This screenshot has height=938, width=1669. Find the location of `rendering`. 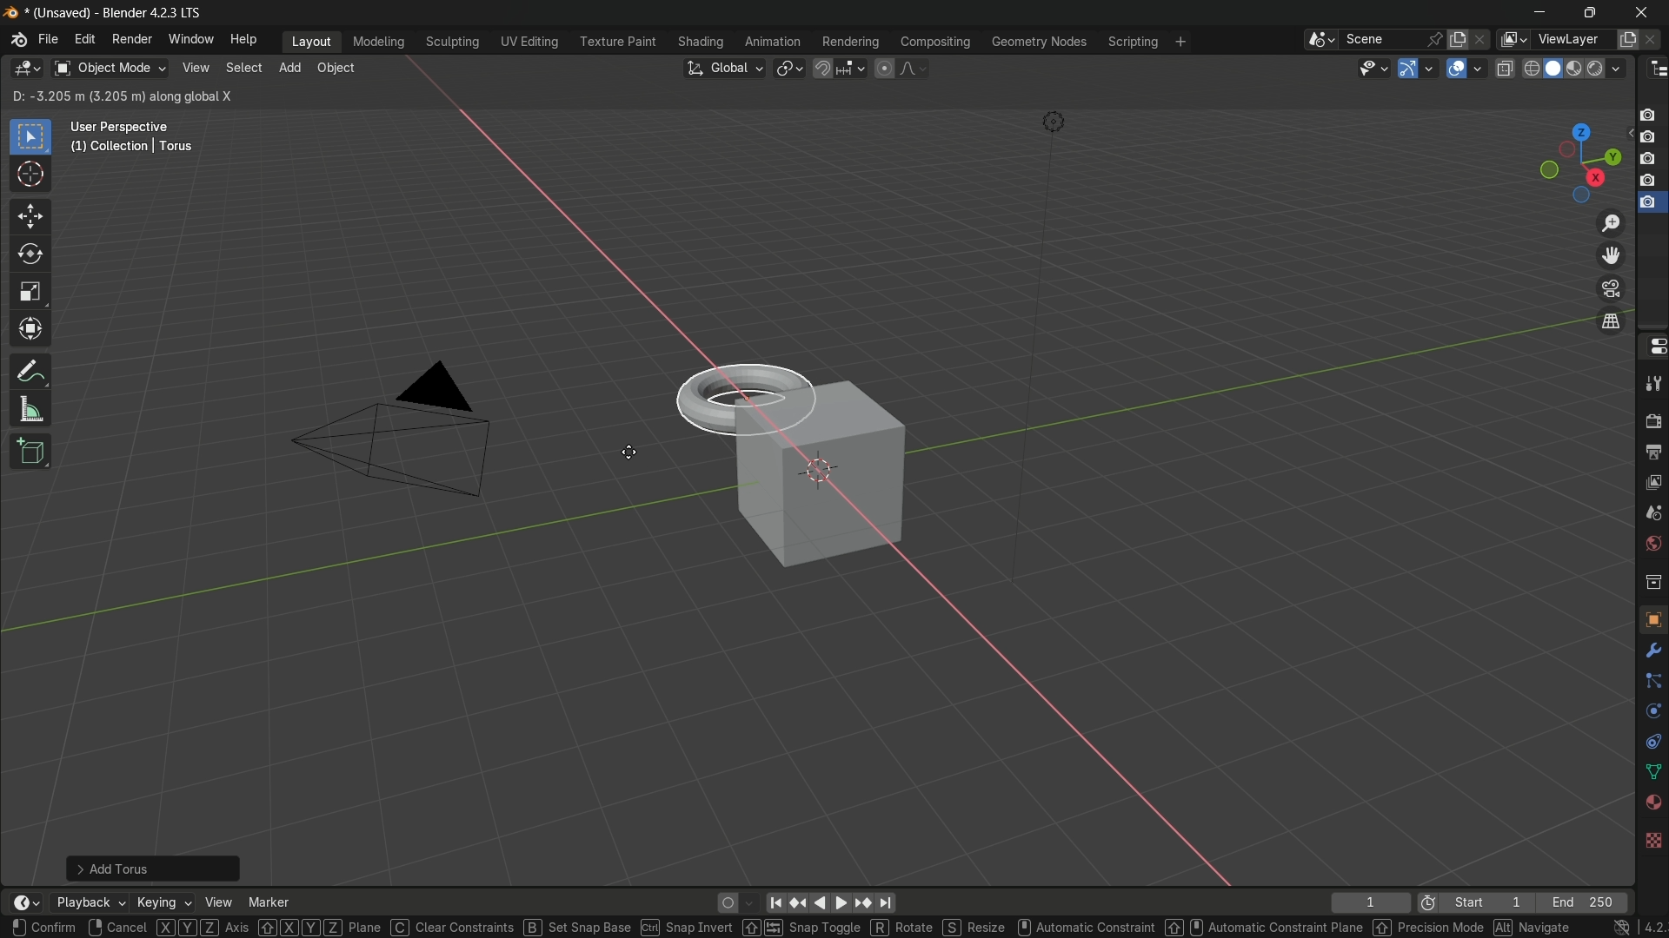

rendering is located at coordinates (851, 43).